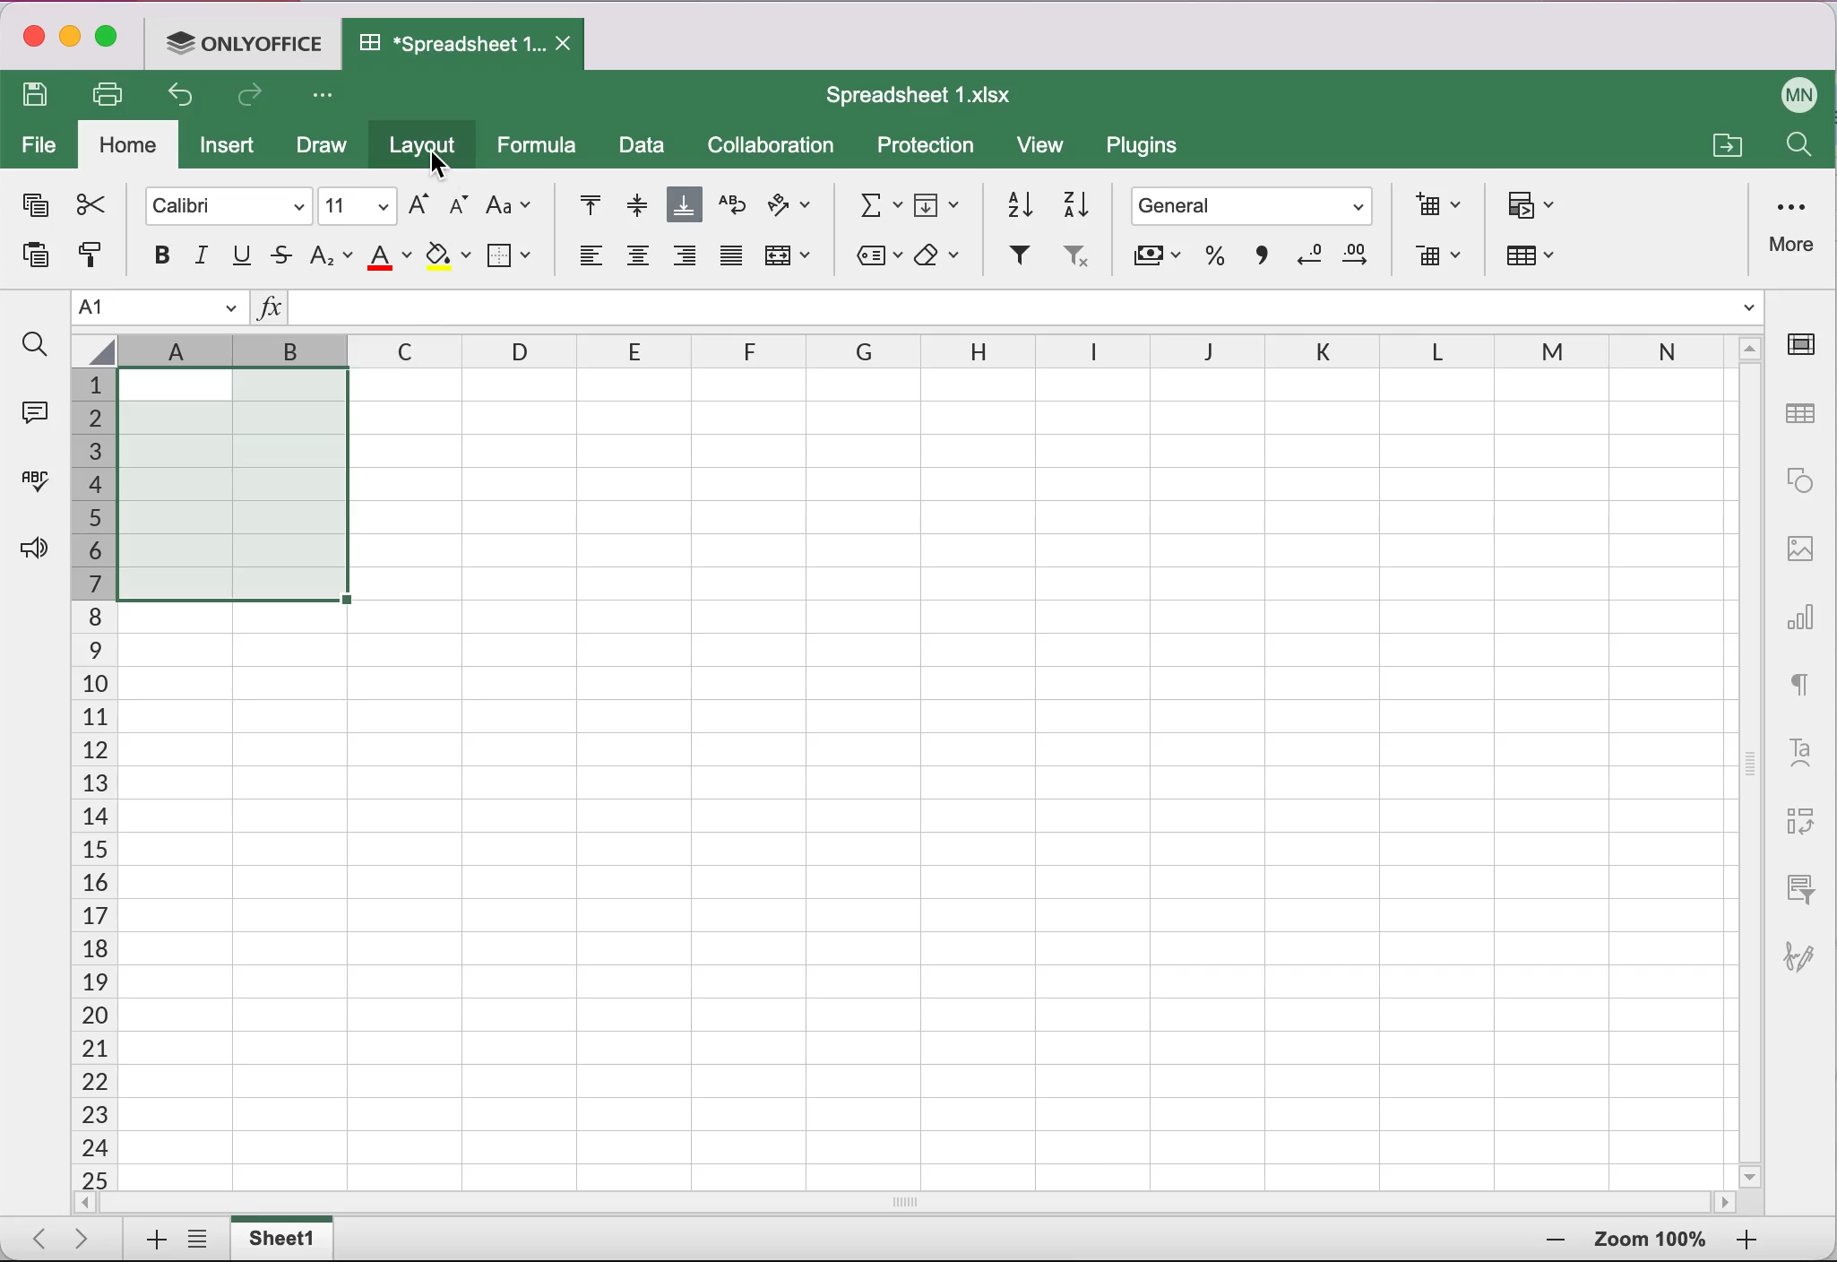 The height and width of the screenshot is (1262, 1837). What do you see at coordinates (509, 204) in the screenshot?
I see `change case` at bounding box center [509, 204].